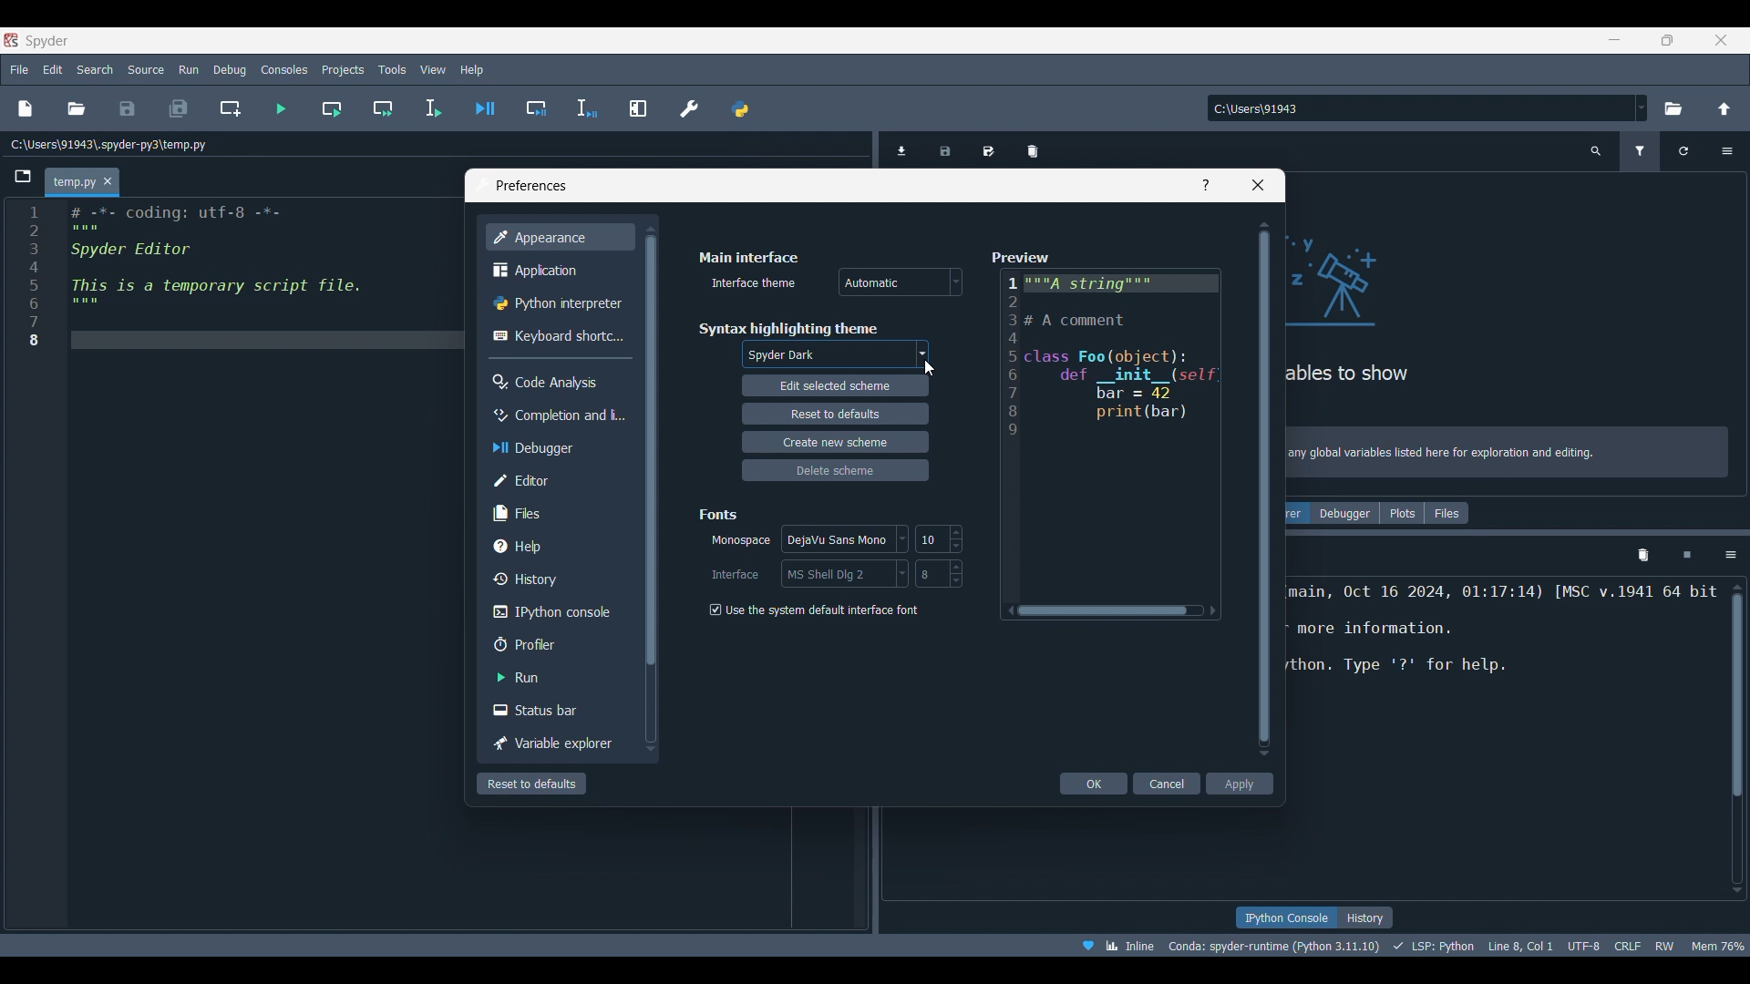 The height and width of the screenshot is (984, 1750). Describe the element at coordinates (557, 382) in the screenshot. I see `Code analysis` at that location.